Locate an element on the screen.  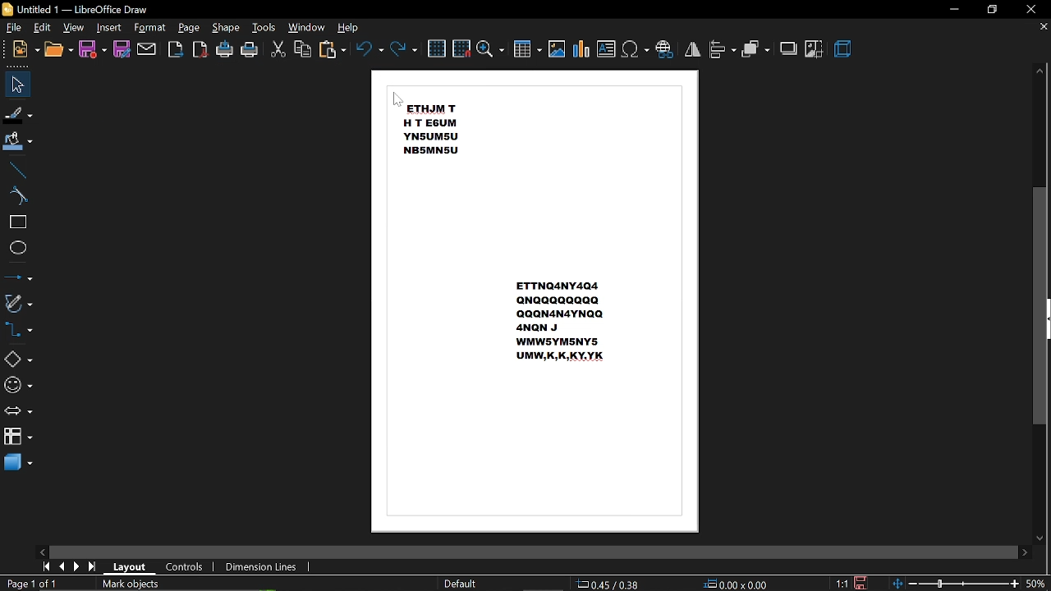
Page 1 of 1 is located at coordinates (30, 583).